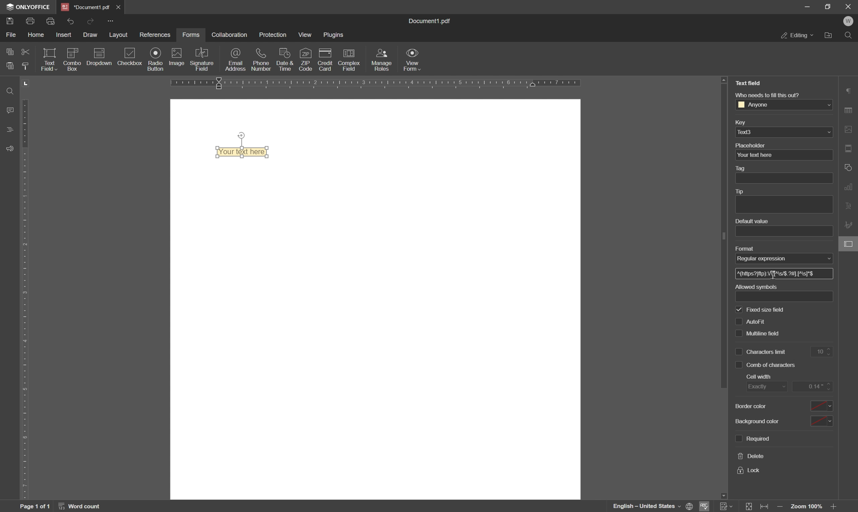 This screenshot has height=512, width=858. What do you see at coordinates (348, 60) in the screenshot?
I see `complex field` at bounding box center [348, 60].